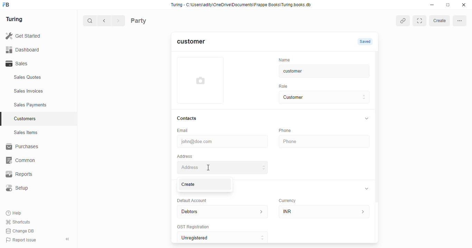 This screenshot has height=248, width=472. What do you see at coordinates (284, 59) in the screenshot?
I see `‘Name` at bounding box center [284, 59].